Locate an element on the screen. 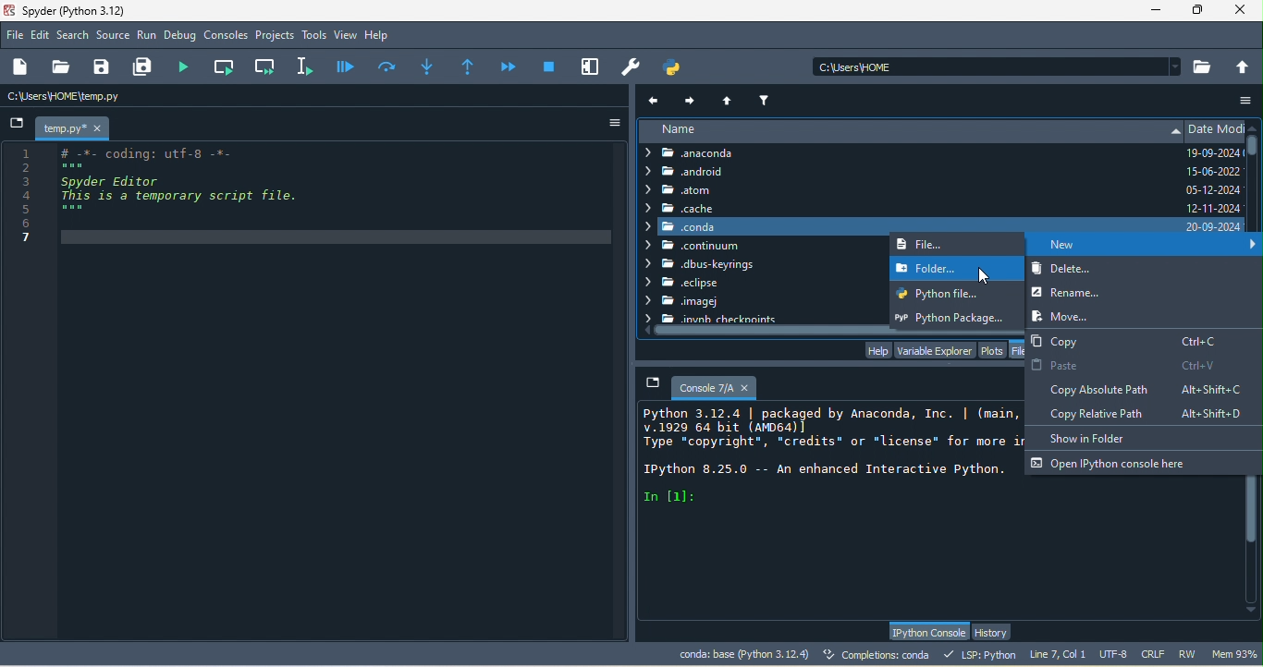 This screenshot has height=667, width=1263. copy absolute path is located at coordinates (1139, 388).